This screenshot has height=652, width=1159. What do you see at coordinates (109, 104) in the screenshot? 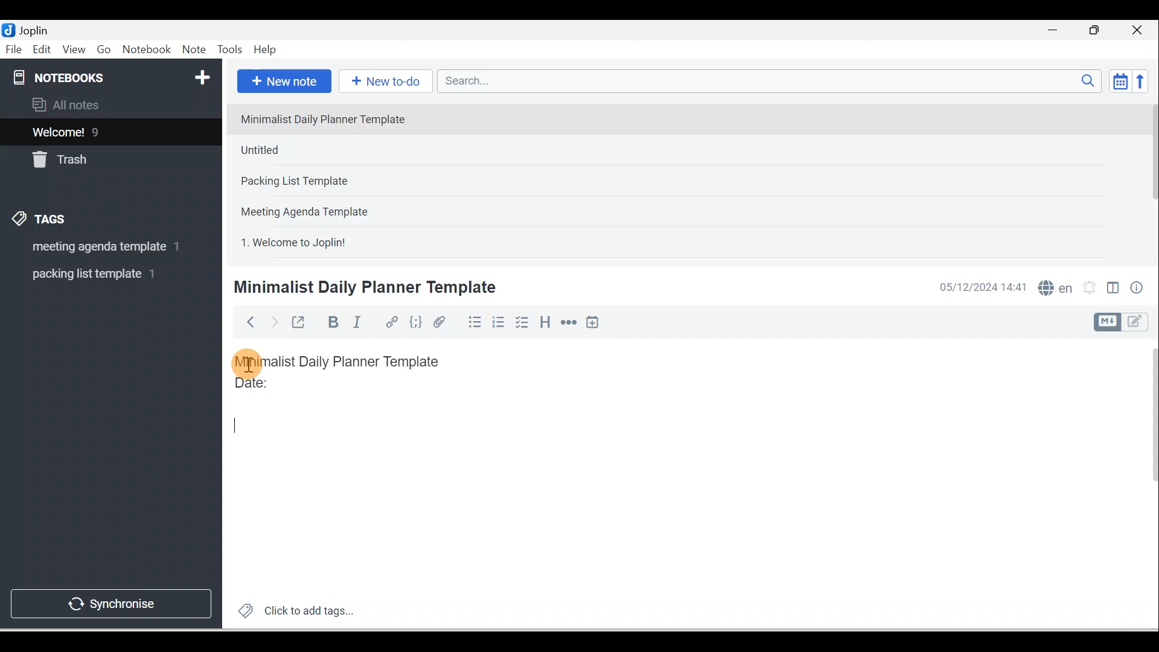
I see `All notes` at bounding box center [109, 104].